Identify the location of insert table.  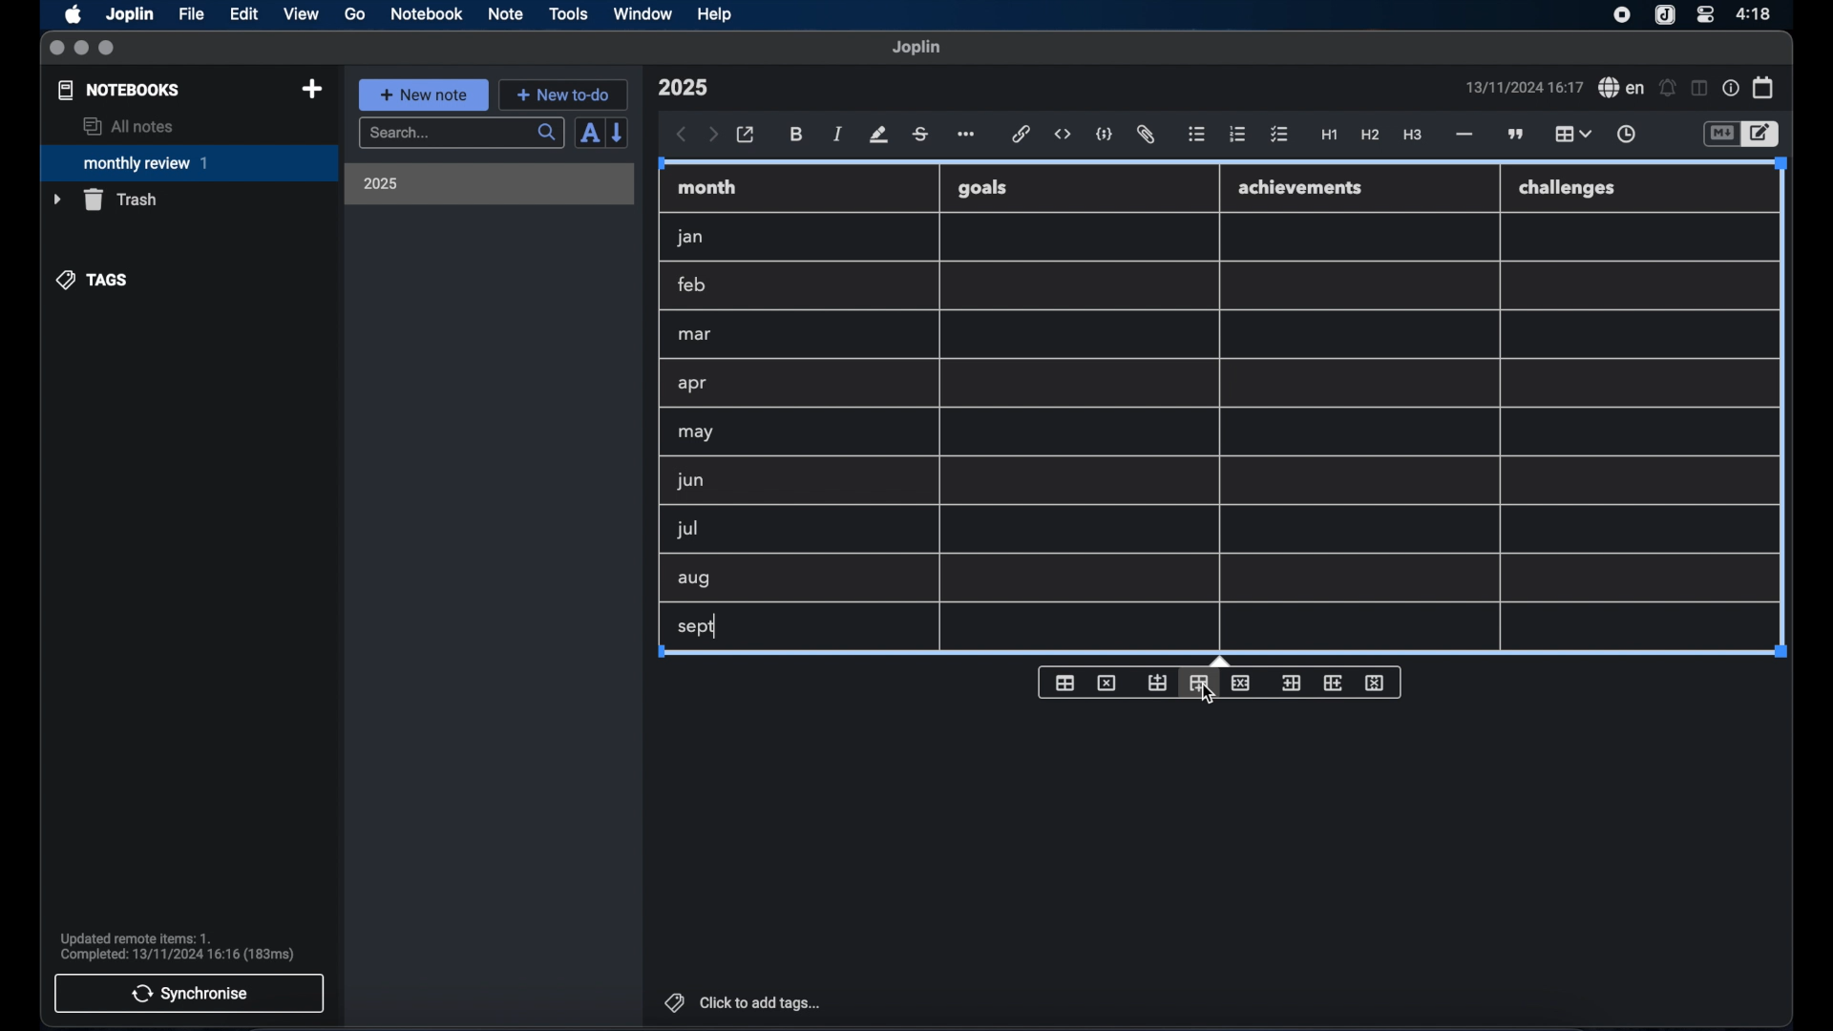
(1064, 683).